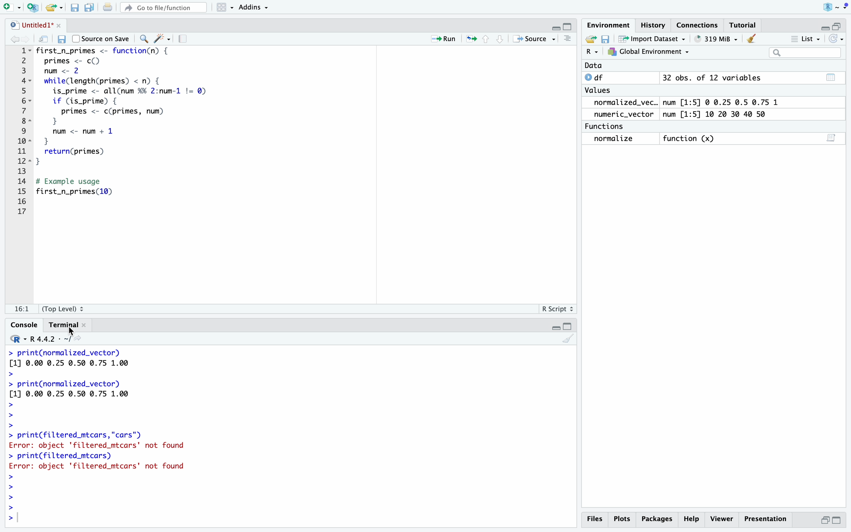 This screenshot has height=532, width=851. What do you see at coordinates (71, 331) in the screenshot?
I see `cursor` at bounding box center [71, 331].